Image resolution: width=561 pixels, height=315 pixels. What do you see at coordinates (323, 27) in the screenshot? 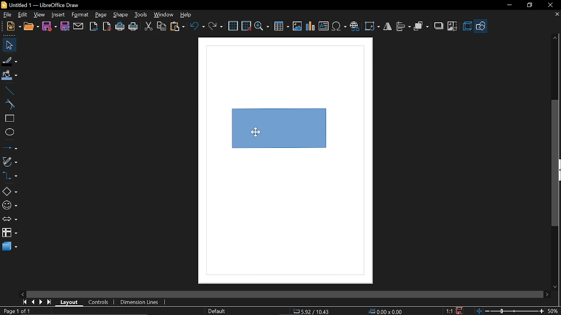
I see `insert text` at bounding box center [323, 27].